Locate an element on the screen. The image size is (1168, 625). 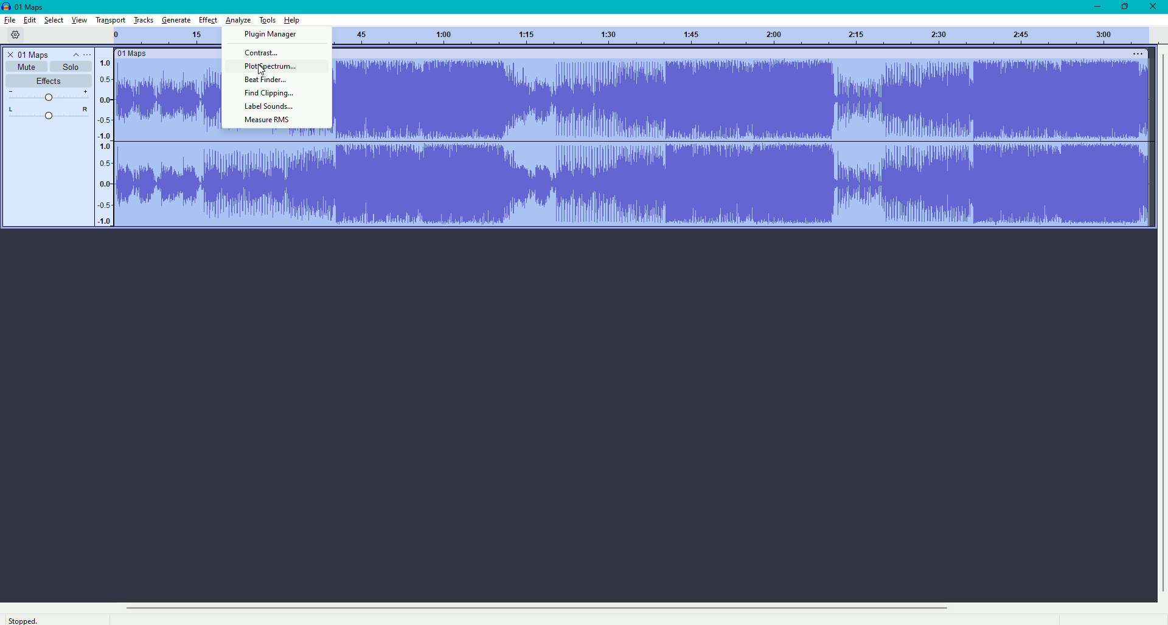
Maps is located at coordinates (24, 7).